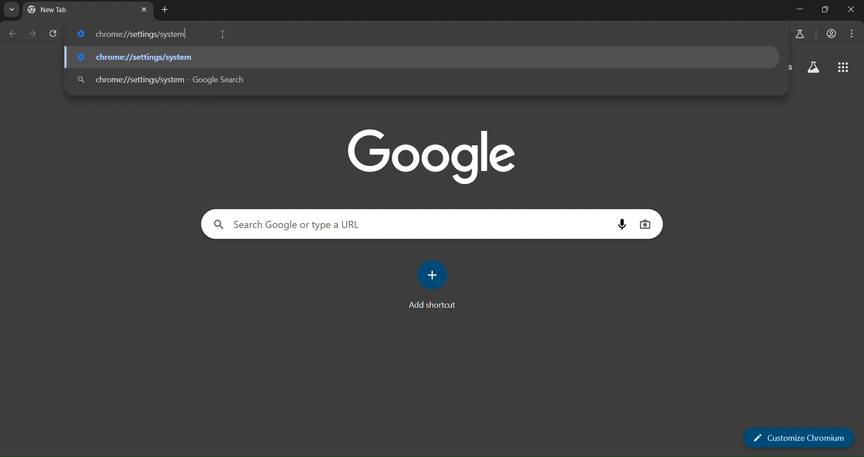 The width and height of the screenshot is (864, 457). What do you see at coordinates (435, 154) in the screenshot?
I see `google` at bounding box center [435, 154].